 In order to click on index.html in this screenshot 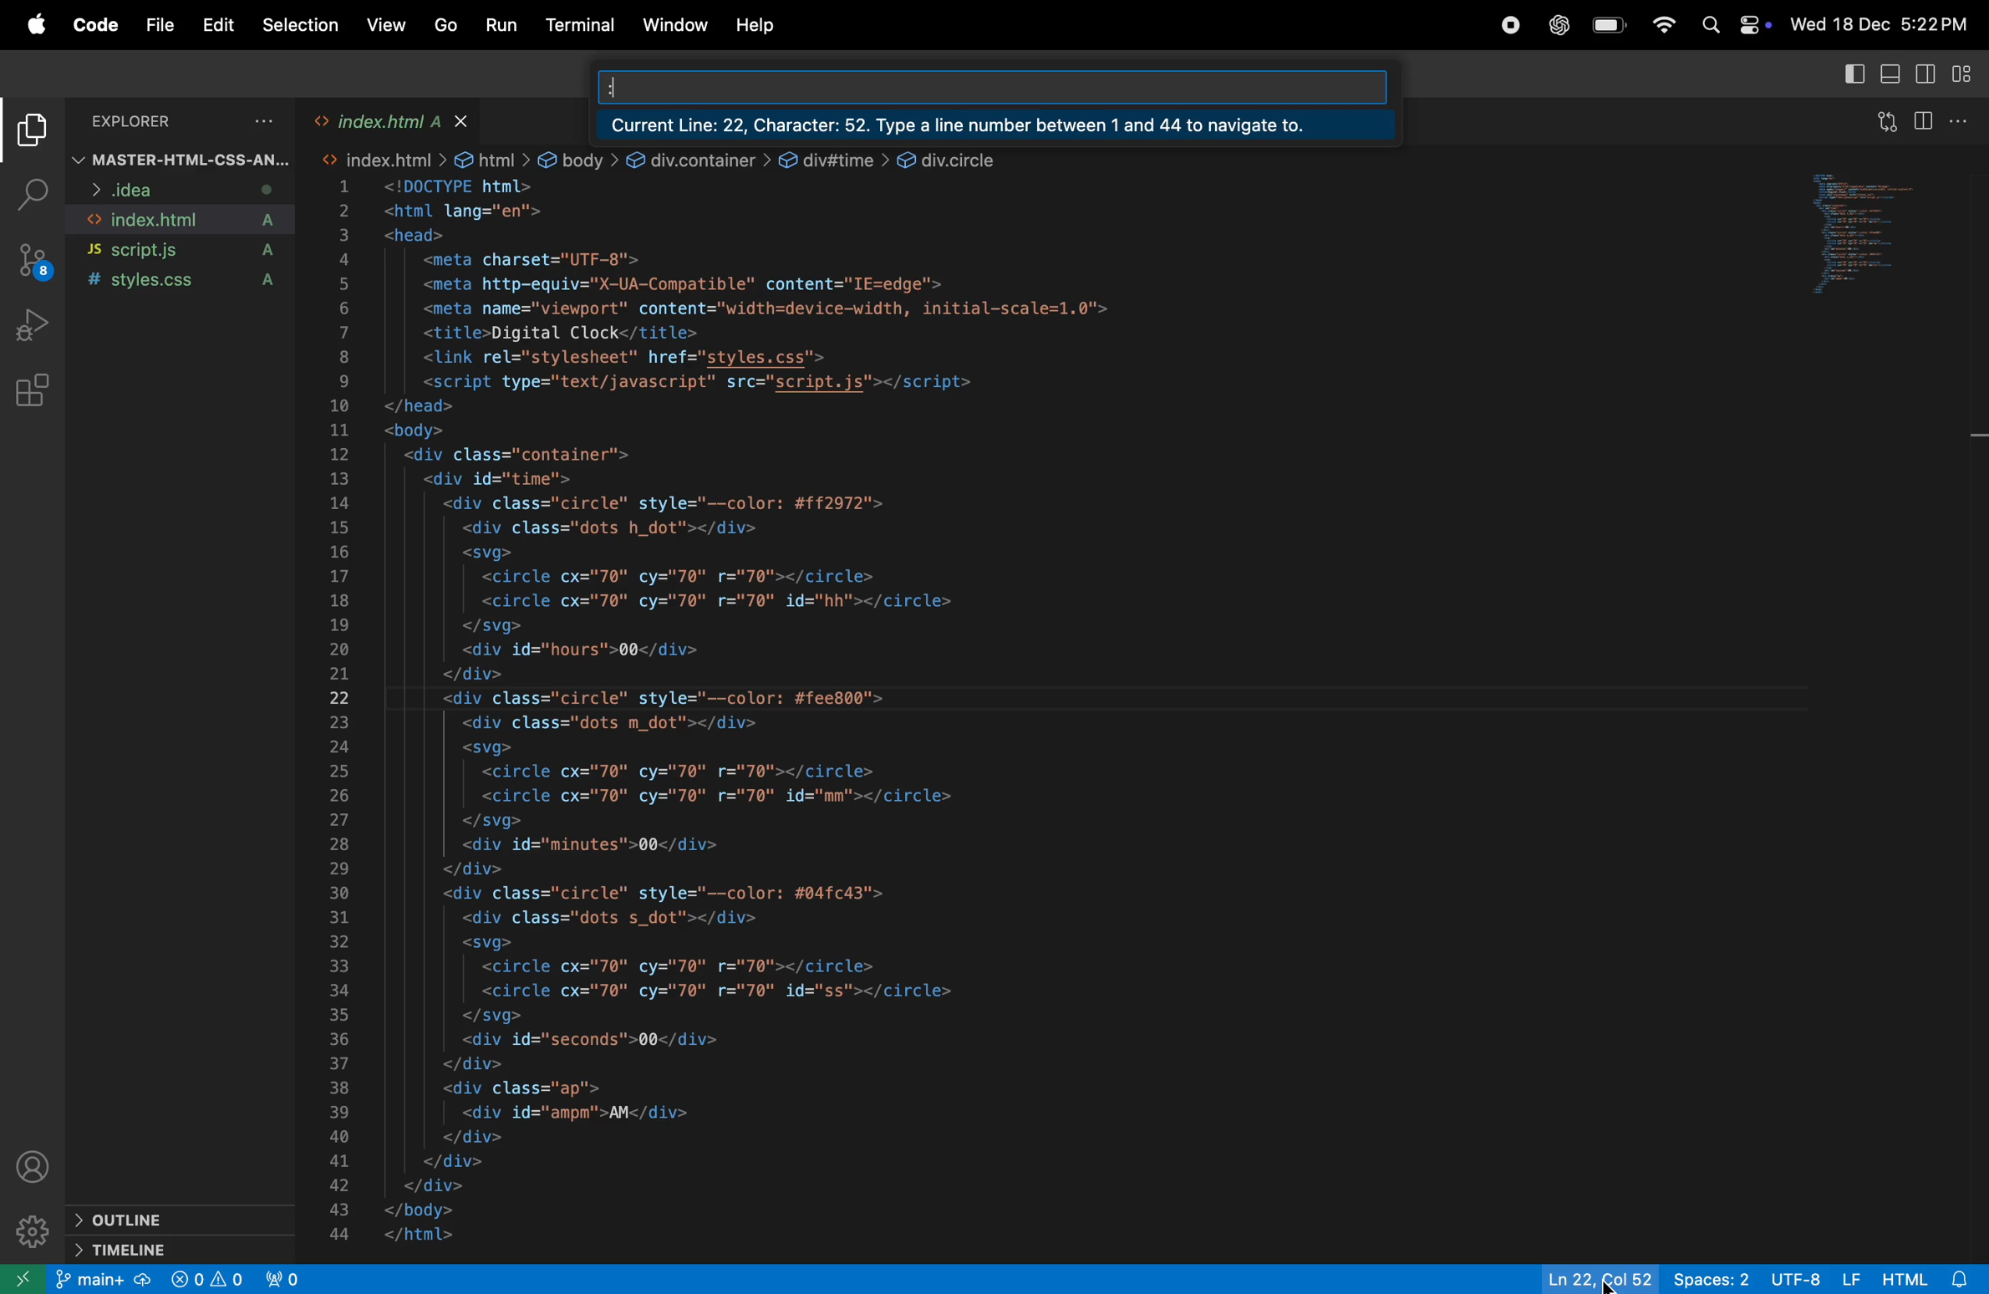, I will do `click(183, 220)`.